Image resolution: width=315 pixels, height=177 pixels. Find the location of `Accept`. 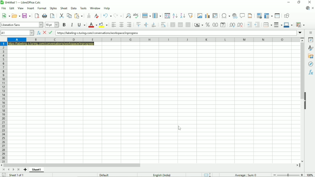

Accept is located at coordinates (51, 33).